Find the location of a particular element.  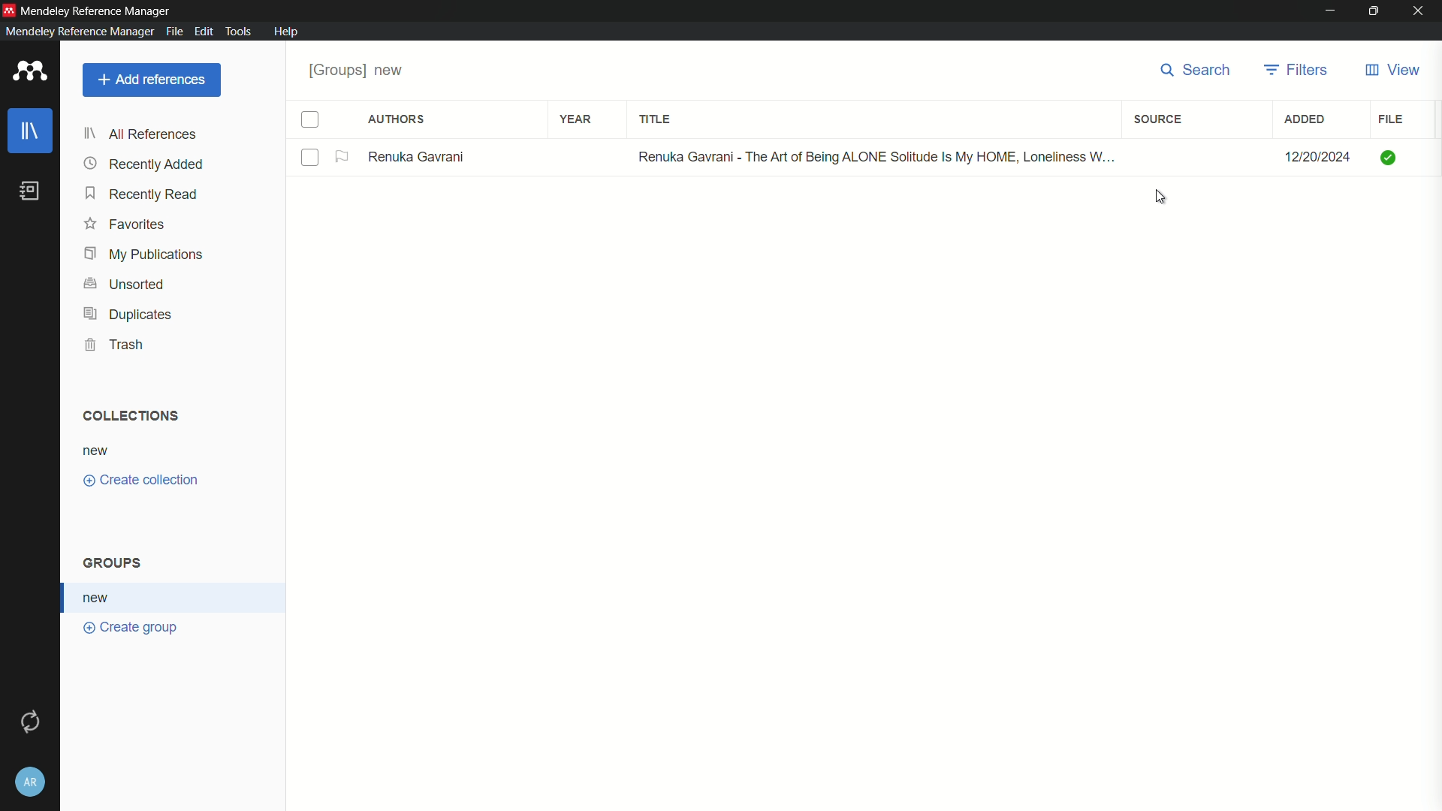

create group is located at coordinates (131, 629).